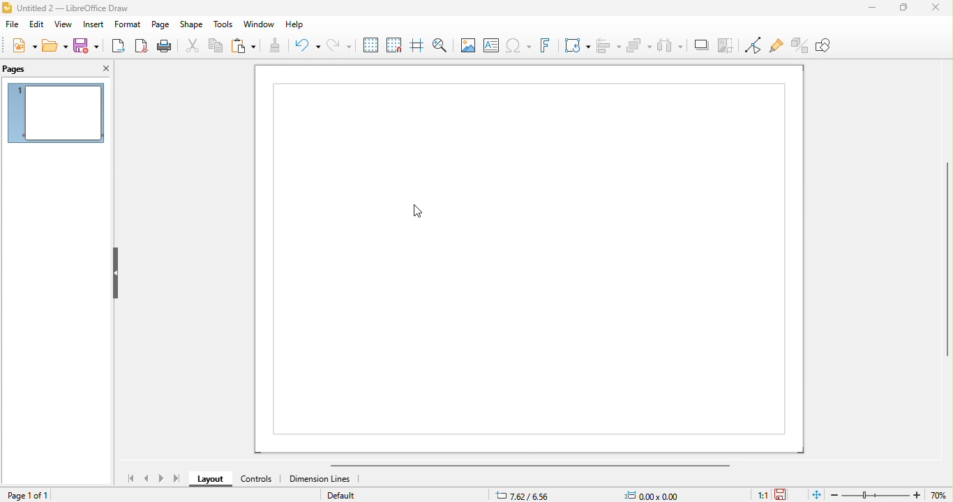 The image size is (953, 502). Describe the element at coordinates (296, 25) in the screenshot. I see `help` at that location.